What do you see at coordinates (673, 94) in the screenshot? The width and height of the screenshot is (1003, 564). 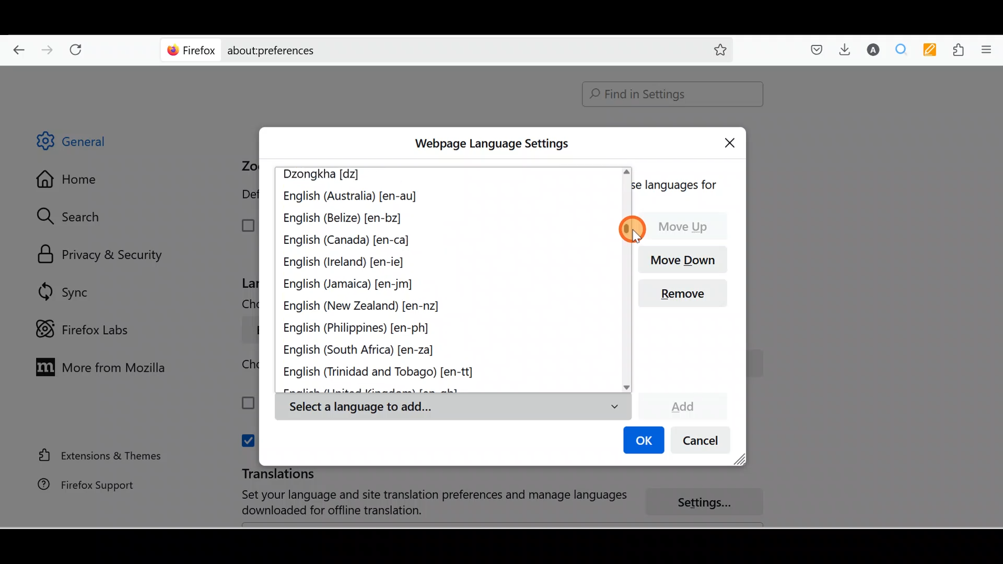 I see `Find in Settings` at bounding box center [673, 94].